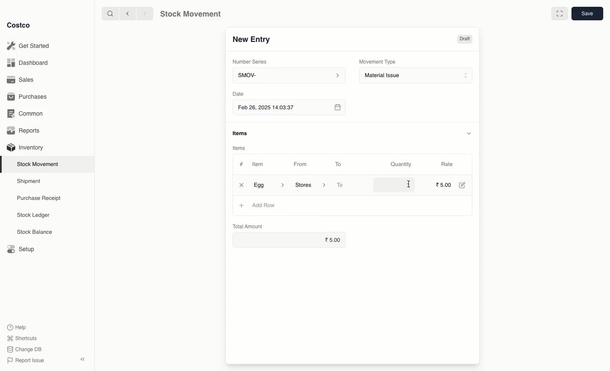  What do you see at coordinates (30, 45) in the screenshot?
I see `Get Started` at bounding box center [30, 45].